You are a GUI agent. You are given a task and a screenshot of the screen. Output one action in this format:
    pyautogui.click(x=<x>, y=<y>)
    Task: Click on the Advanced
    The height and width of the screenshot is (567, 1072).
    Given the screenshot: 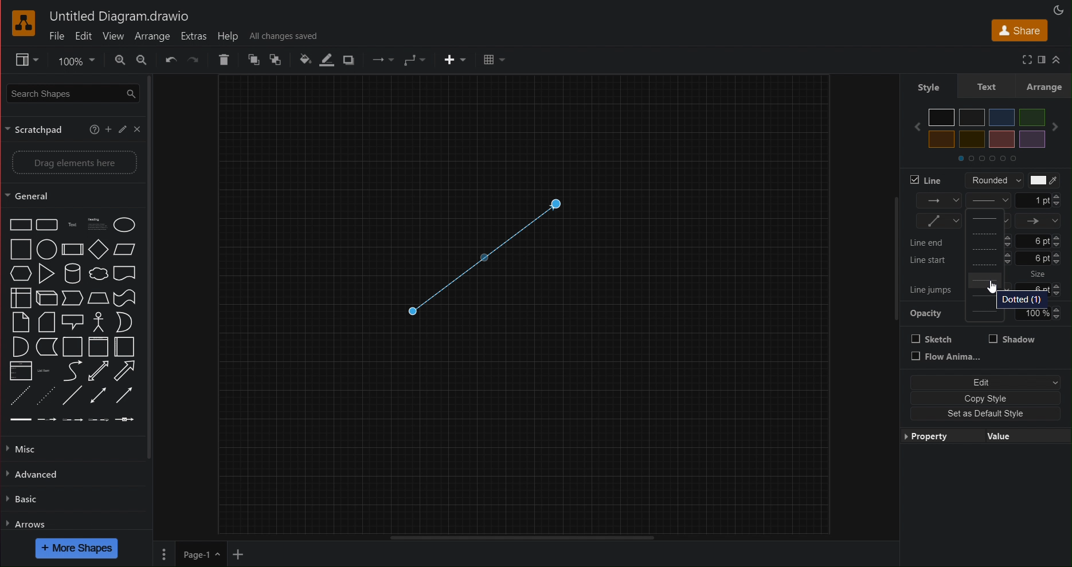 What is the action you would take?
    pyautogui.click(x=36, y=474)
    